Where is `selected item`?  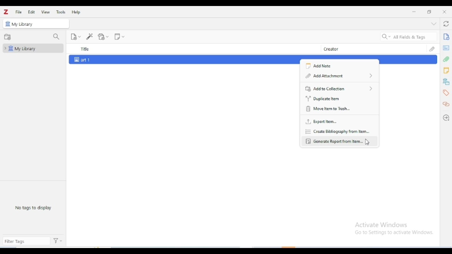 selected item is located at coordinates (176, 60).